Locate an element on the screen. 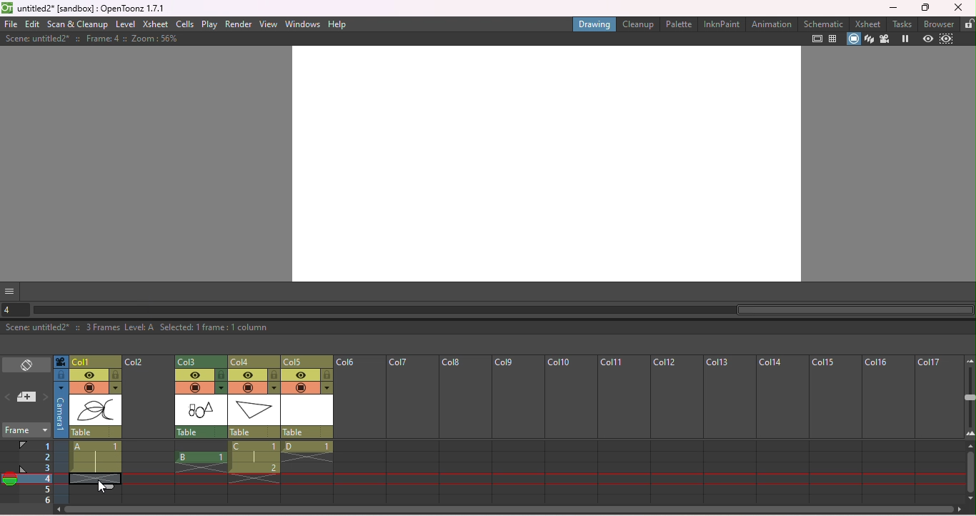 The width and height of the screenshot is (976, 516). Schematic is located at coordinates (824, 24).